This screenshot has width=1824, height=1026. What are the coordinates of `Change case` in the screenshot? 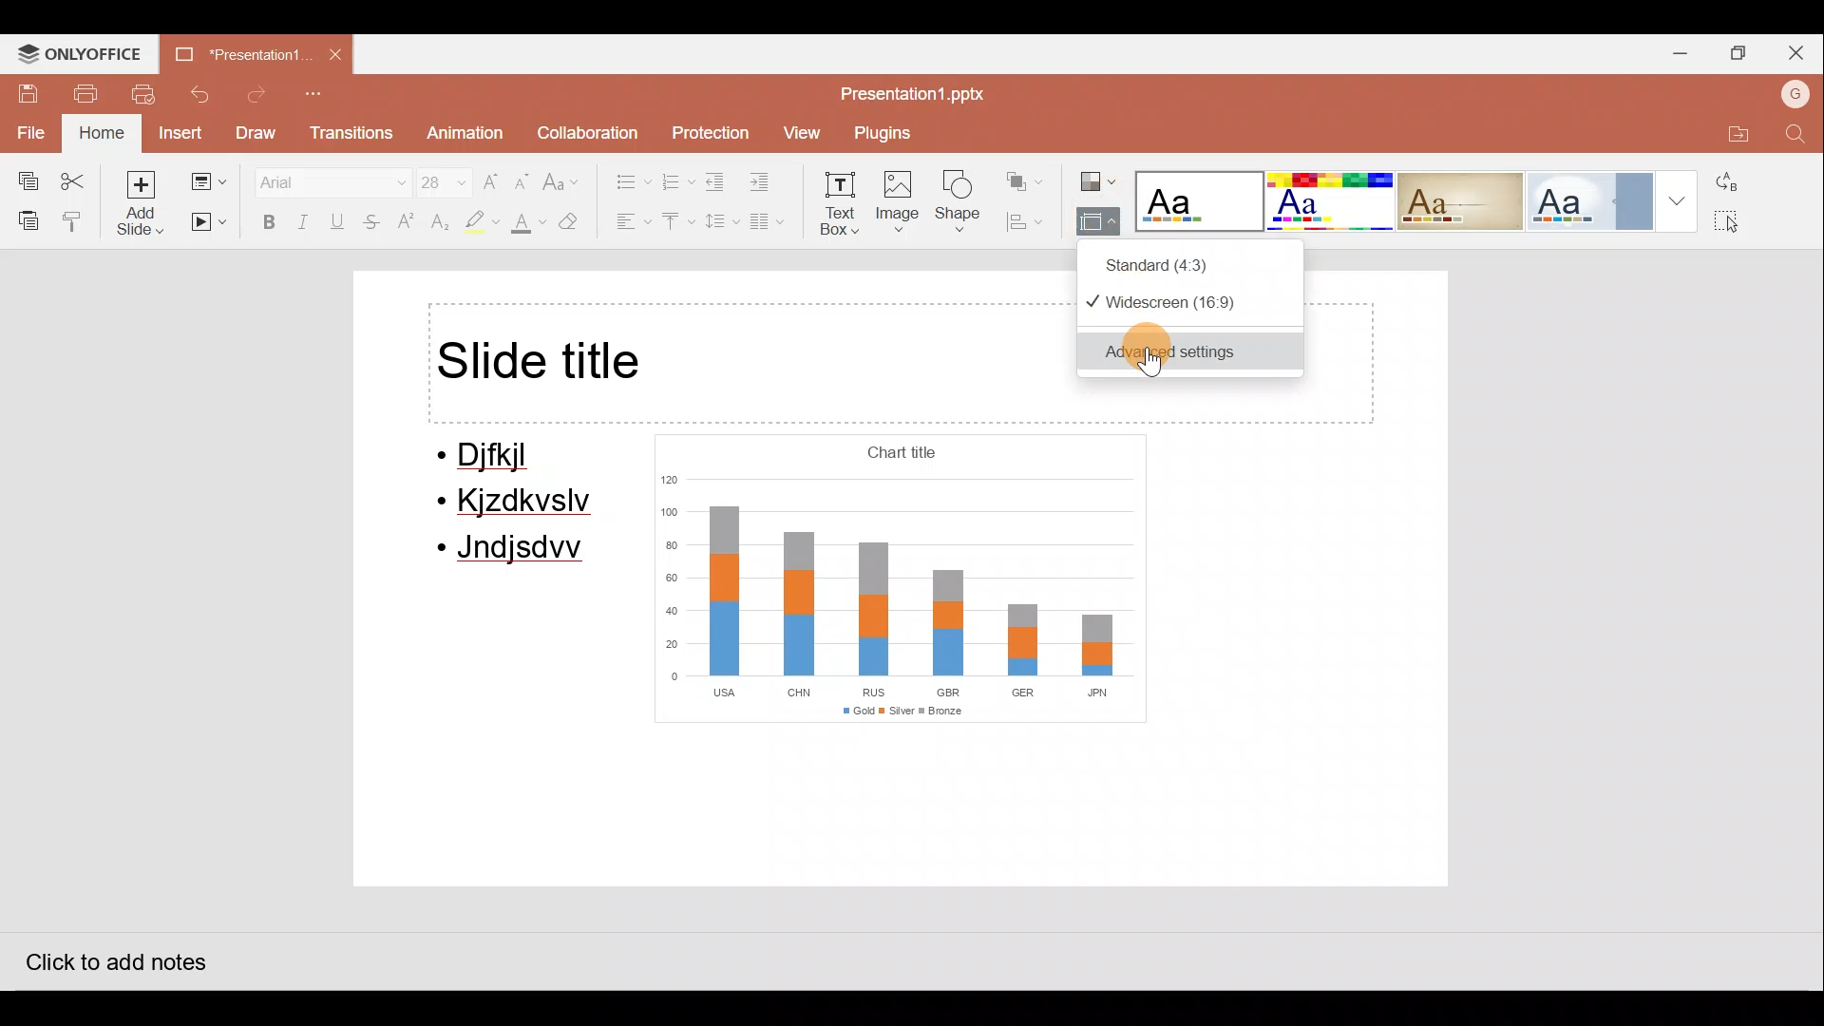 It's located at (565, 174).